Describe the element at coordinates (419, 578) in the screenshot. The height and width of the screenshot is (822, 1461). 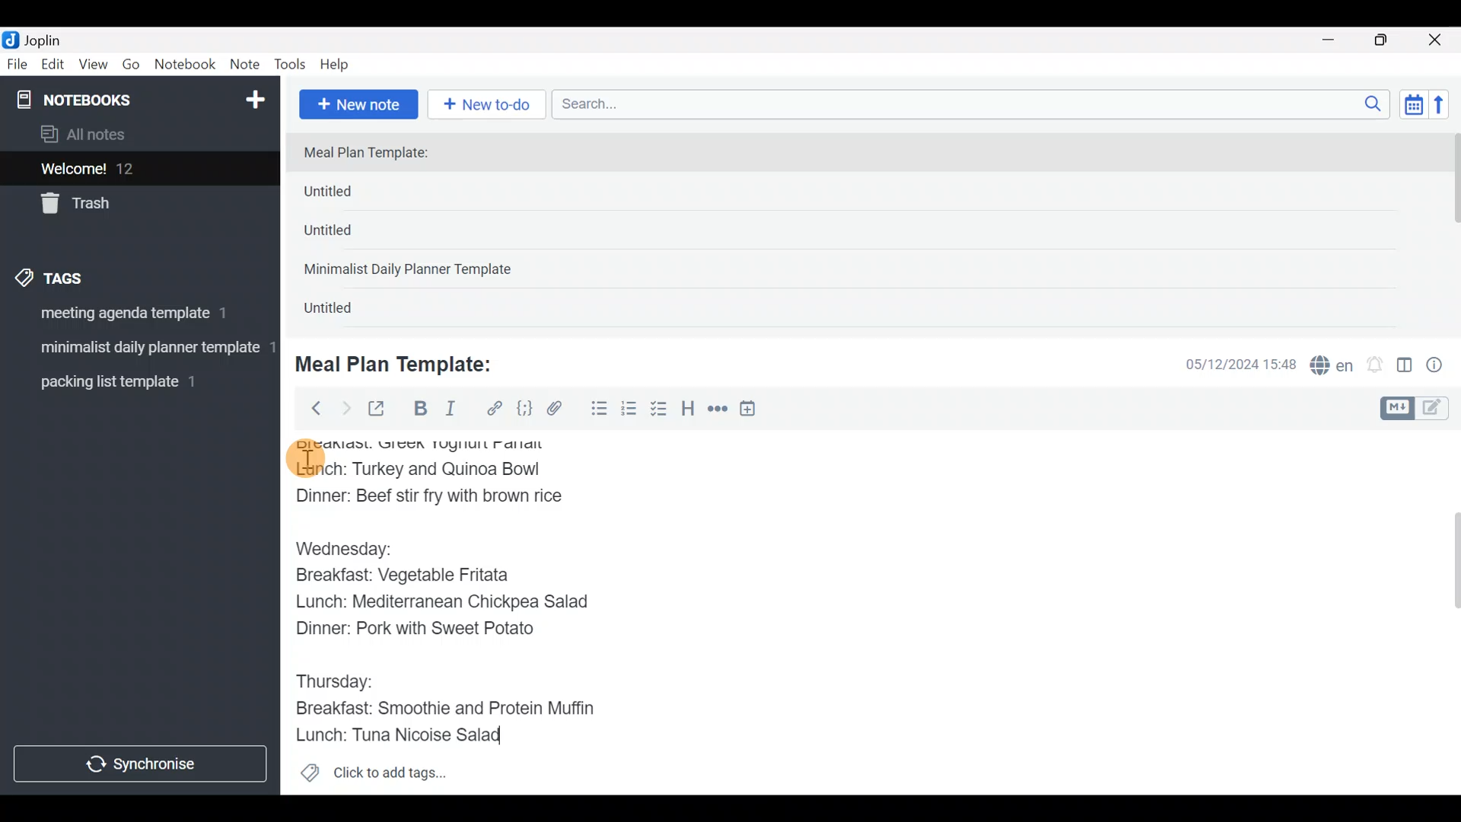
I see `Breakfast: Vegetable Fritata` at that location.